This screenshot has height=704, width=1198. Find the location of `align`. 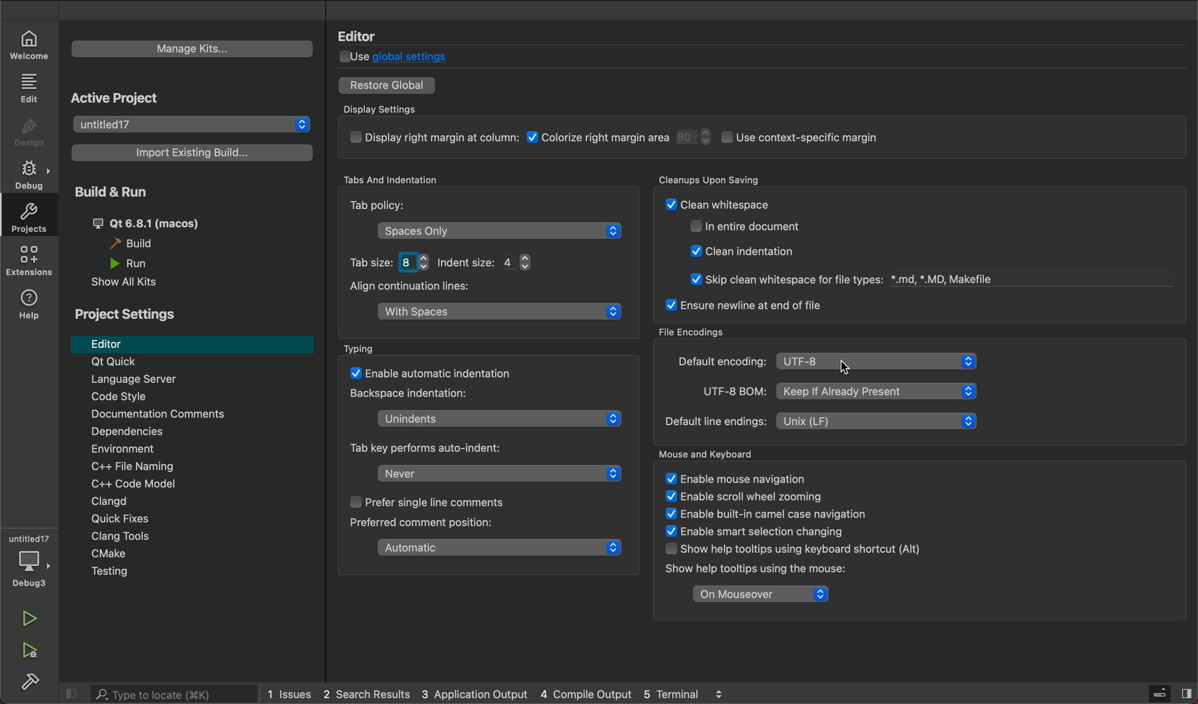

align is located at coordinates (502, 315).